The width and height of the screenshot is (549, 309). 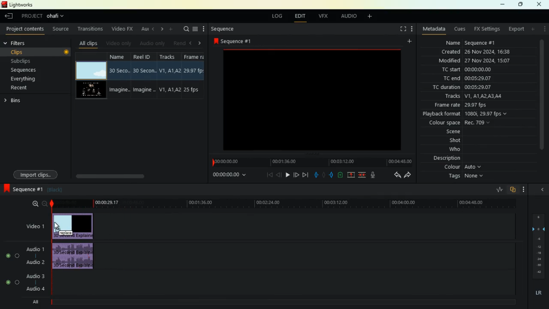 I want to click on project contents, so click(x=26, y=29).